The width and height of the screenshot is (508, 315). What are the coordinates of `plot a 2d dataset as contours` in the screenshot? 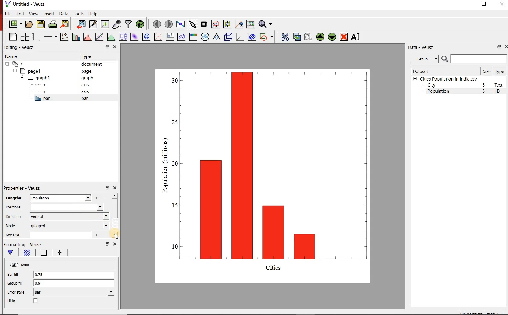 It's located at (145, 37).